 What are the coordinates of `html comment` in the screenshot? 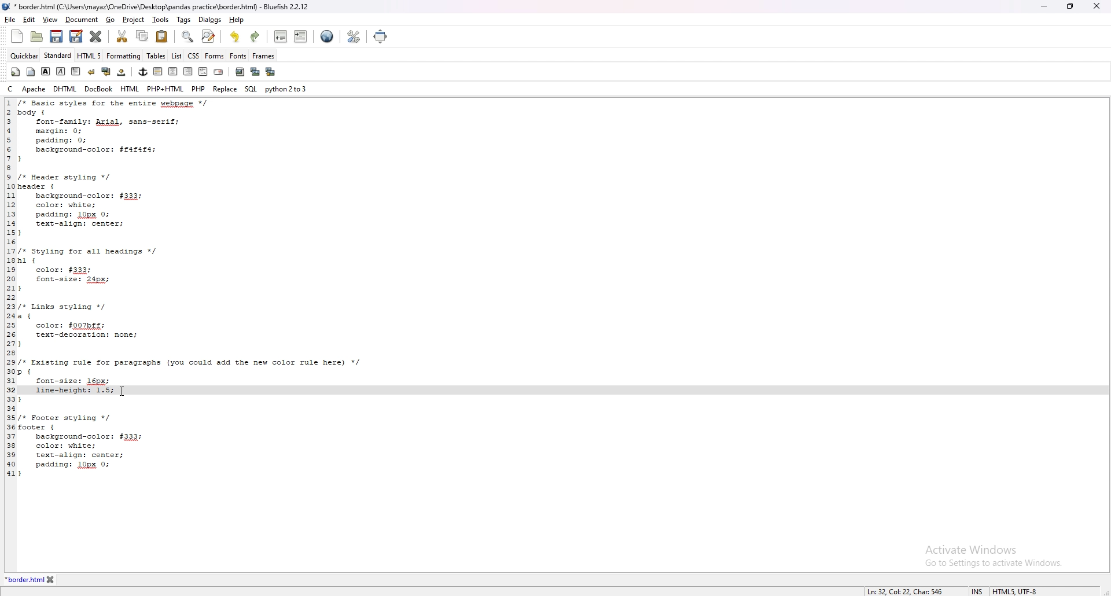 It's located at (204, 71).